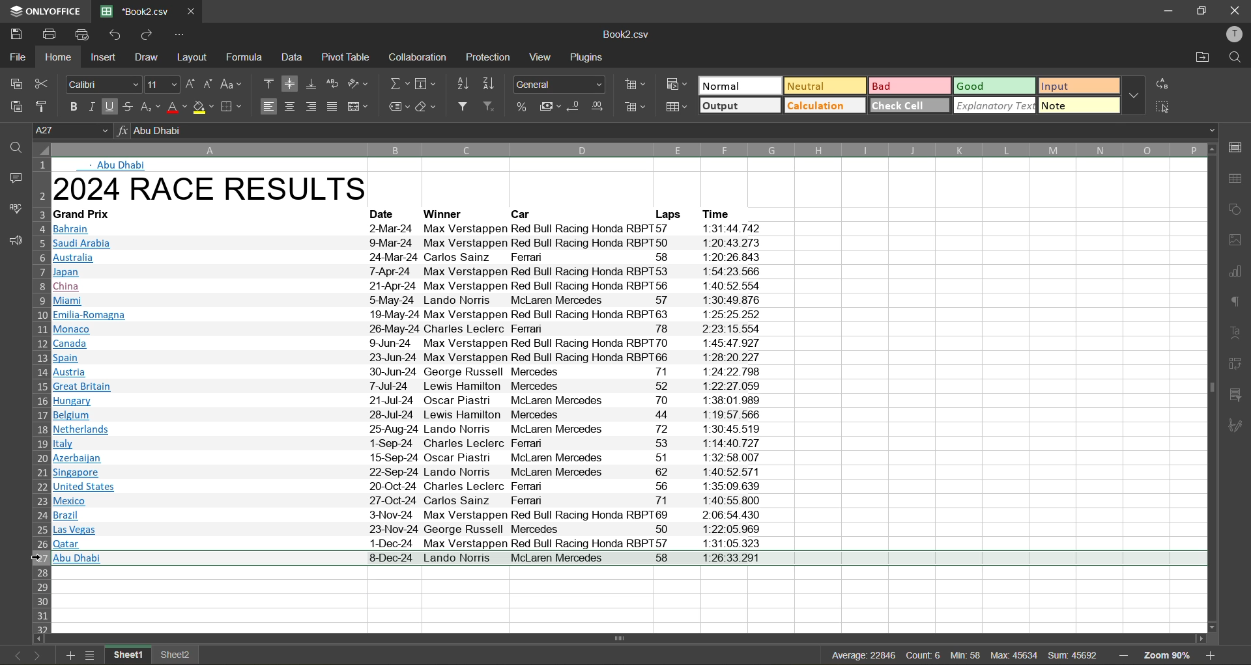 The height and width of the screenshot is (665, 1251). Describe the element at coordinates (296, 57) in the screenshot. I see `data` at that location.